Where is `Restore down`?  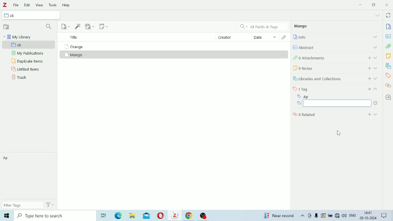 Restore down is located at coordinates (374, 5).